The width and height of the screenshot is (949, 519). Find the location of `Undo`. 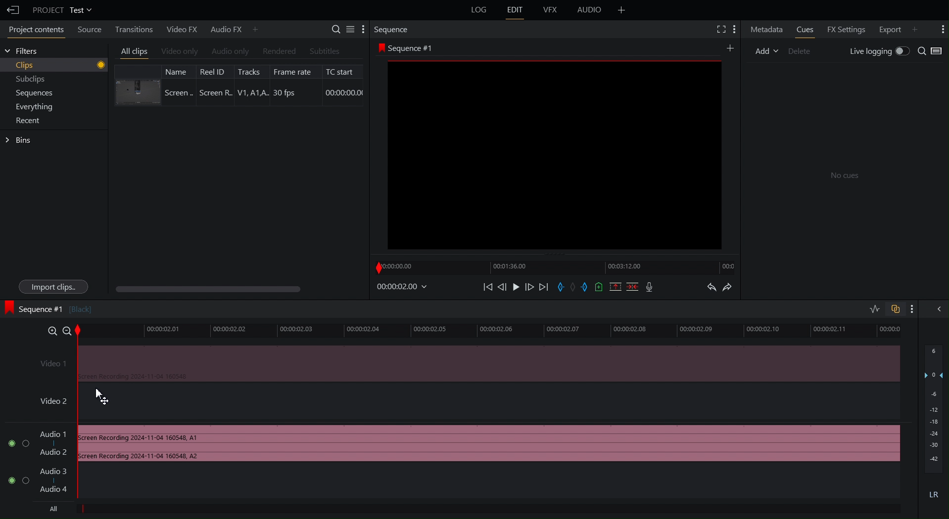

Undo is located at coordinates (711, 288).